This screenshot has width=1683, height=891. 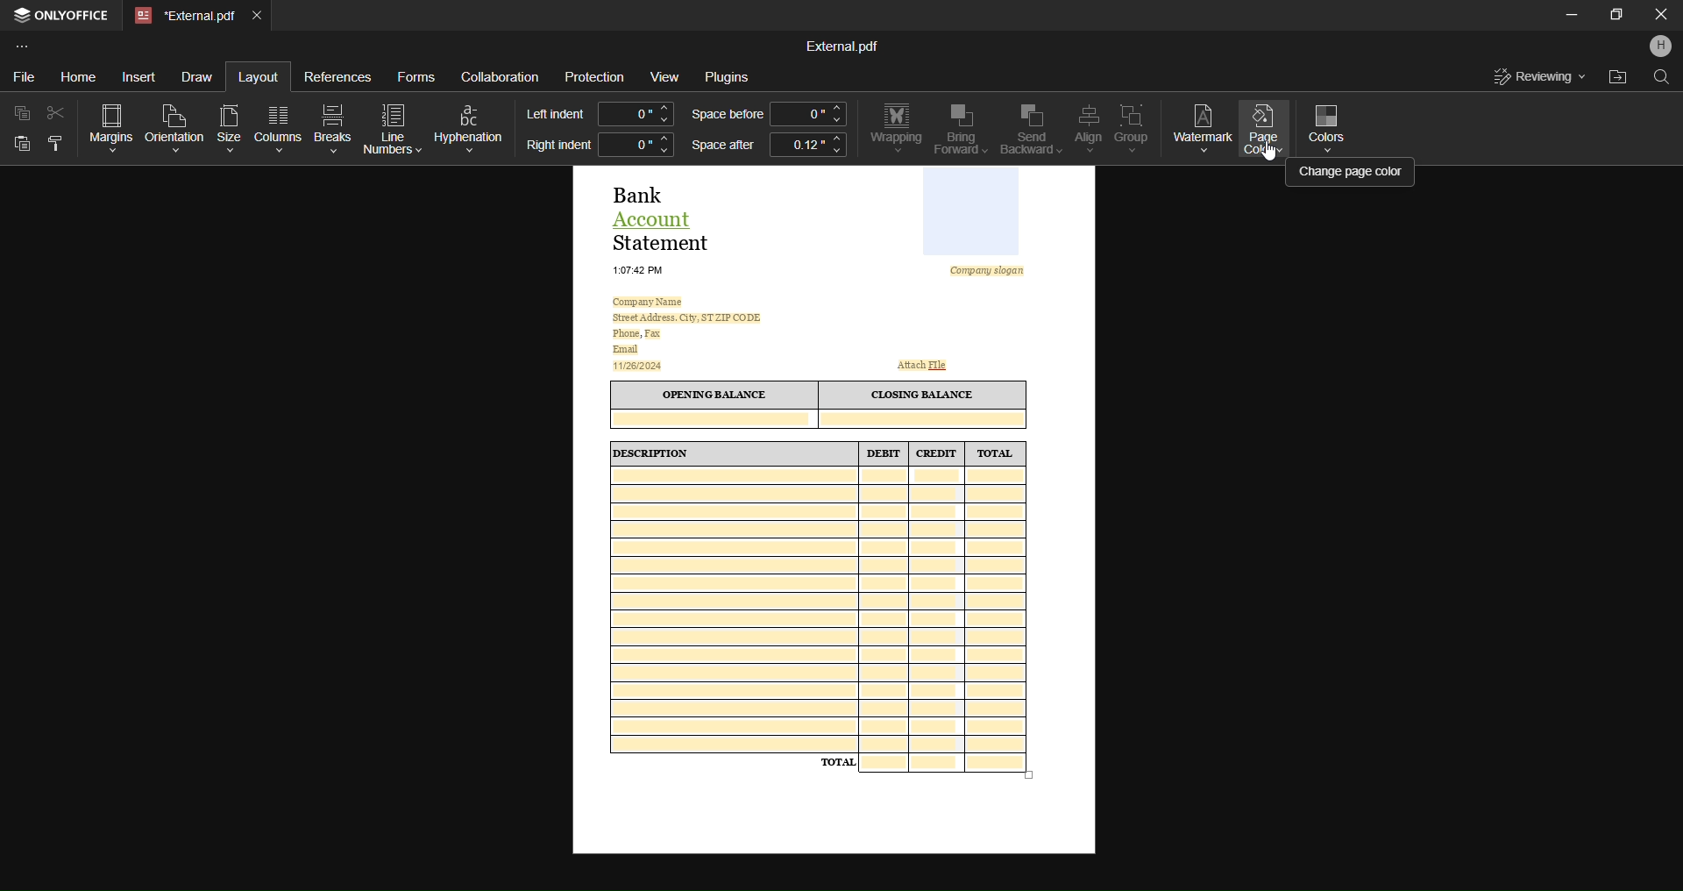 I want to click on Forms, so click(x=415, y=75).